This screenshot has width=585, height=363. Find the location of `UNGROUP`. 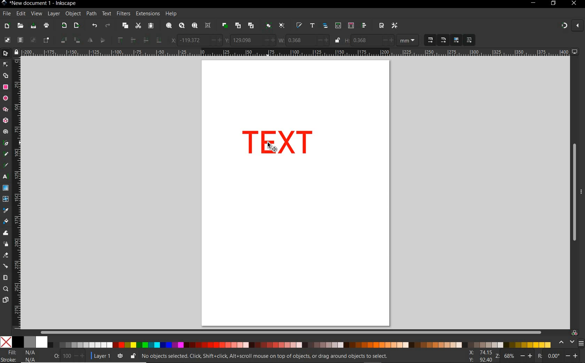

UNGROUP is located at coordinates (282, 26).